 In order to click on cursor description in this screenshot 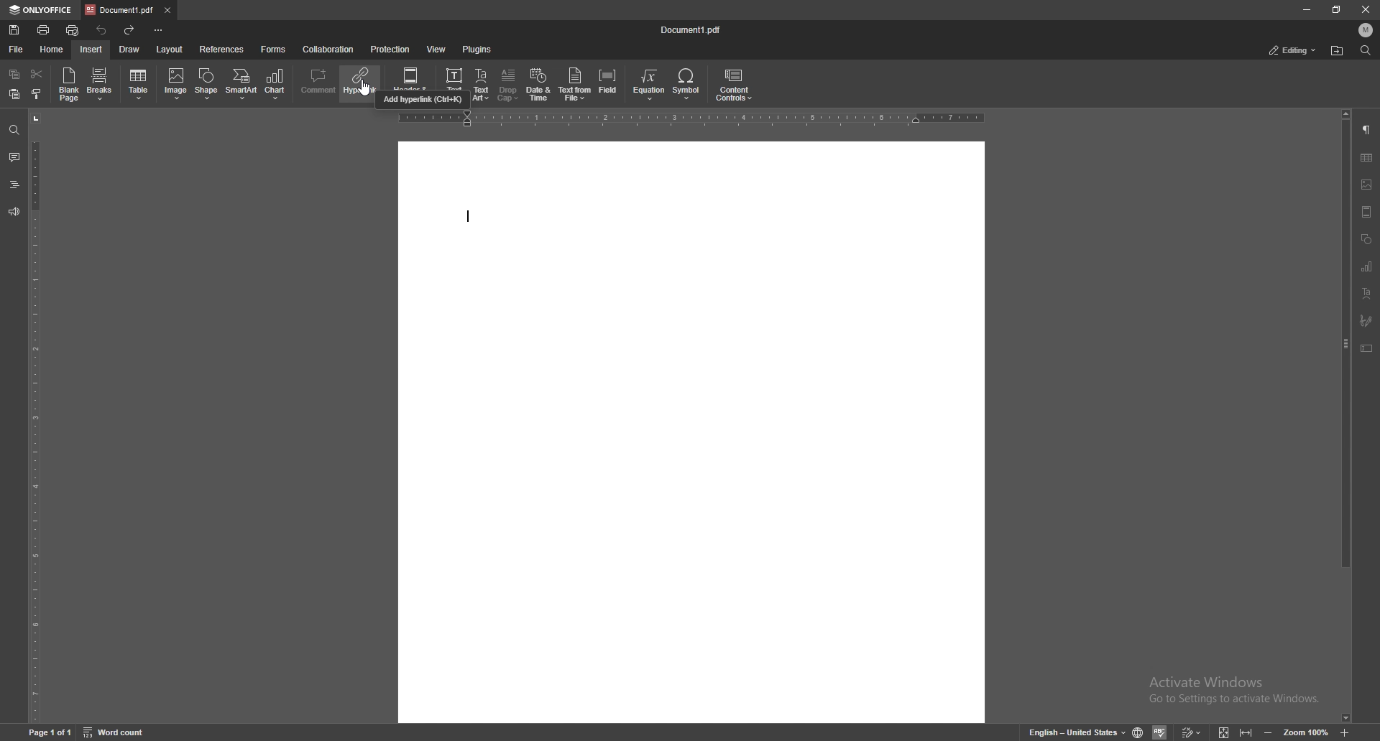, I will do `click(423, 101)`.